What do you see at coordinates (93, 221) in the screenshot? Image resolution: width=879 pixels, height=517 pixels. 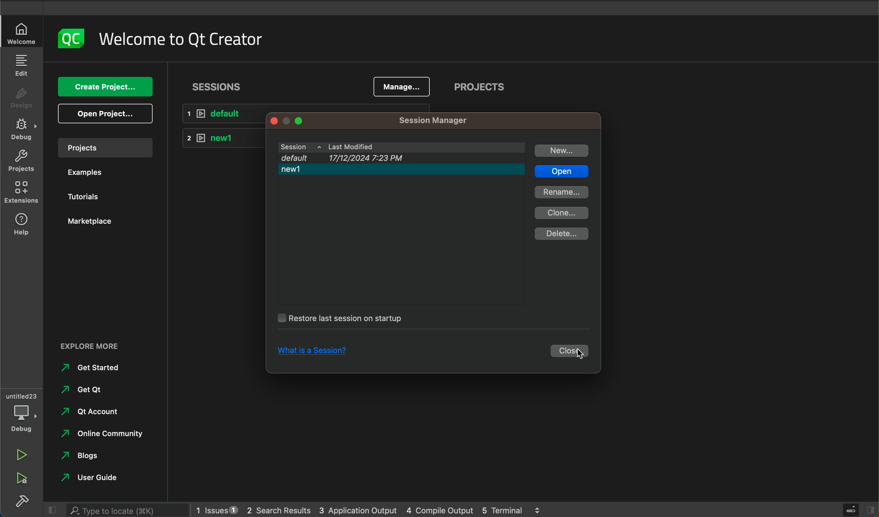 I see `marketplace` at bounding box center [93, 221].